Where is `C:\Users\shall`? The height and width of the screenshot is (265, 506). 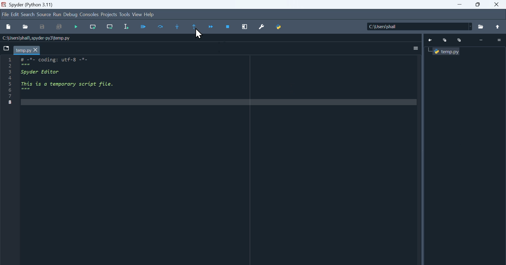 C:\Users\shall is located at coordinates (419, 26).